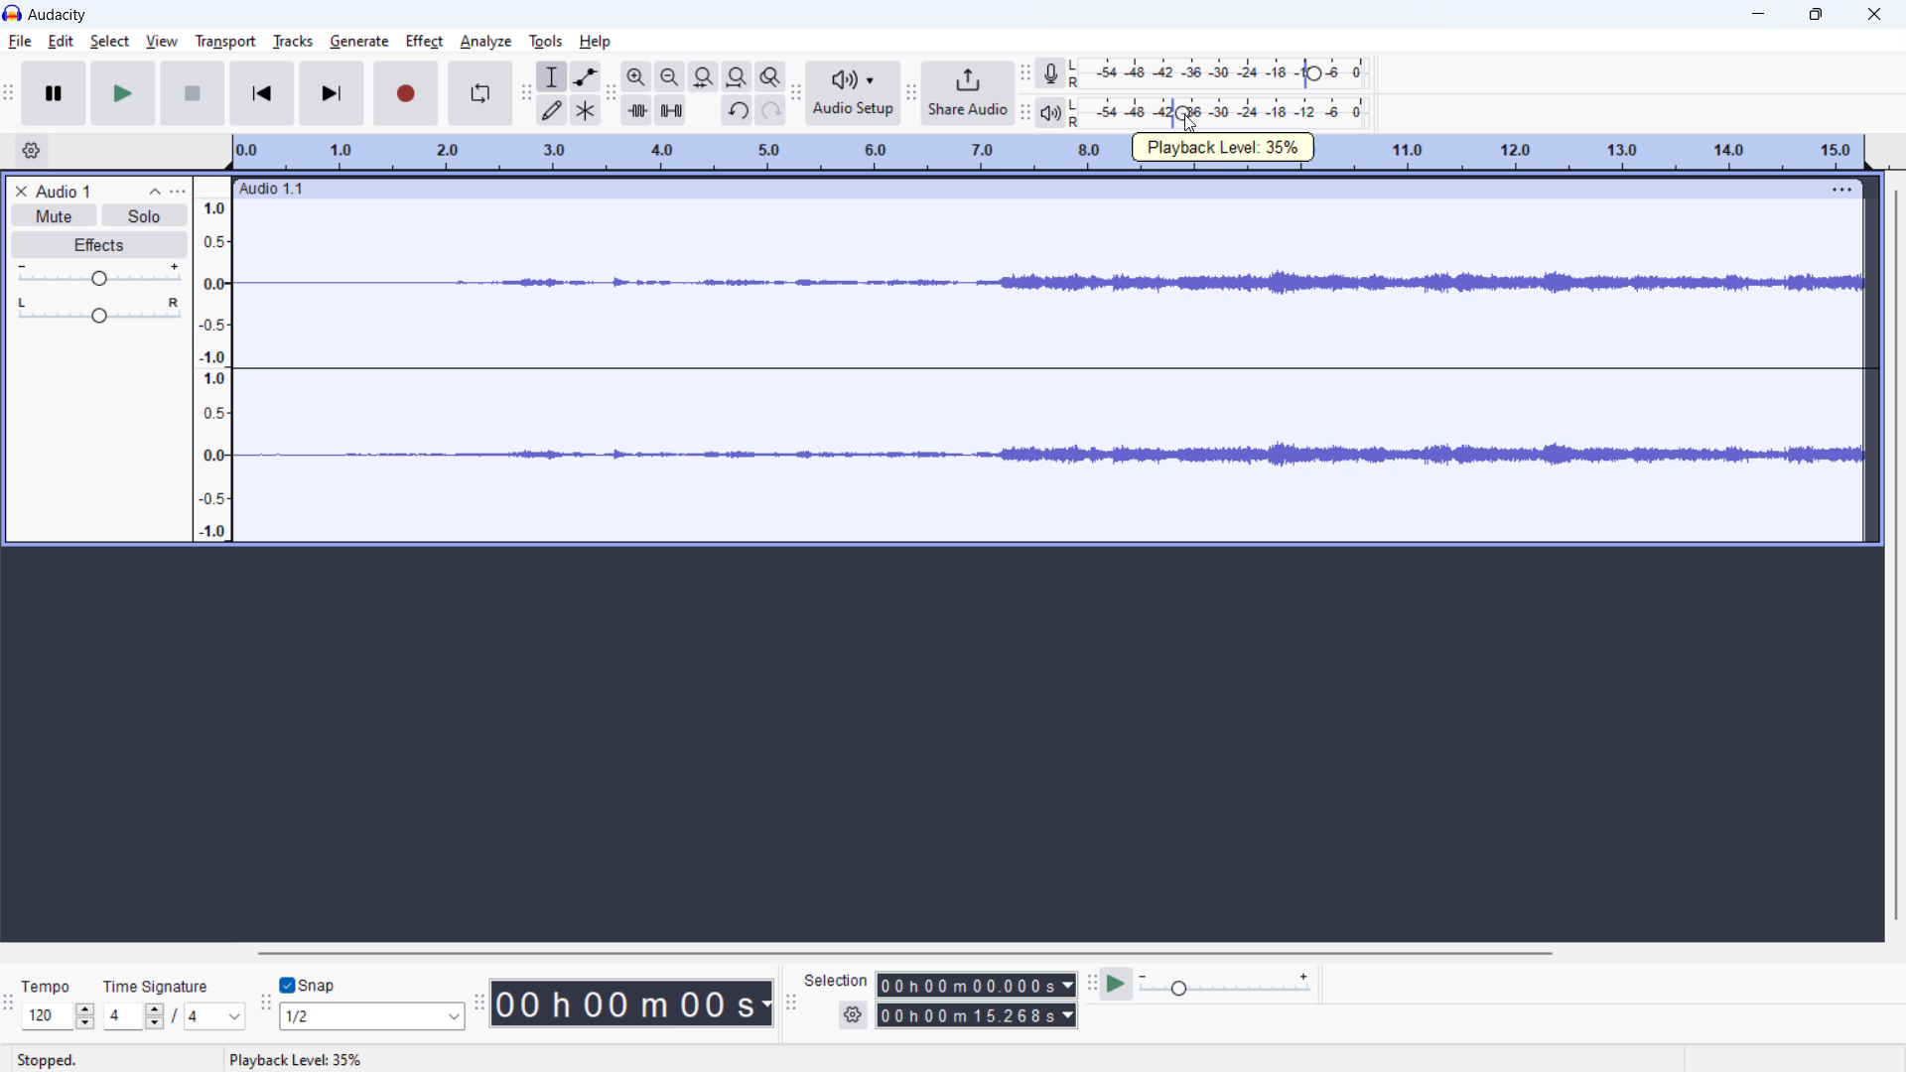 Image resolution: width=1906 pixels, height=1072 pixels. What do you see at coordinates (478, 1003) in the screenshot?
I see `time toolbar` at bounding box center [478, 1003].